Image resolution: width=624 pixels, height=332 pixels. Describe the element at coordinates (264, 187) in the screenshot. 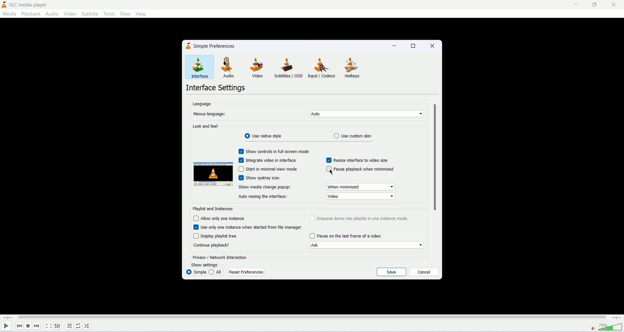

I see `show media change popup` at that location.